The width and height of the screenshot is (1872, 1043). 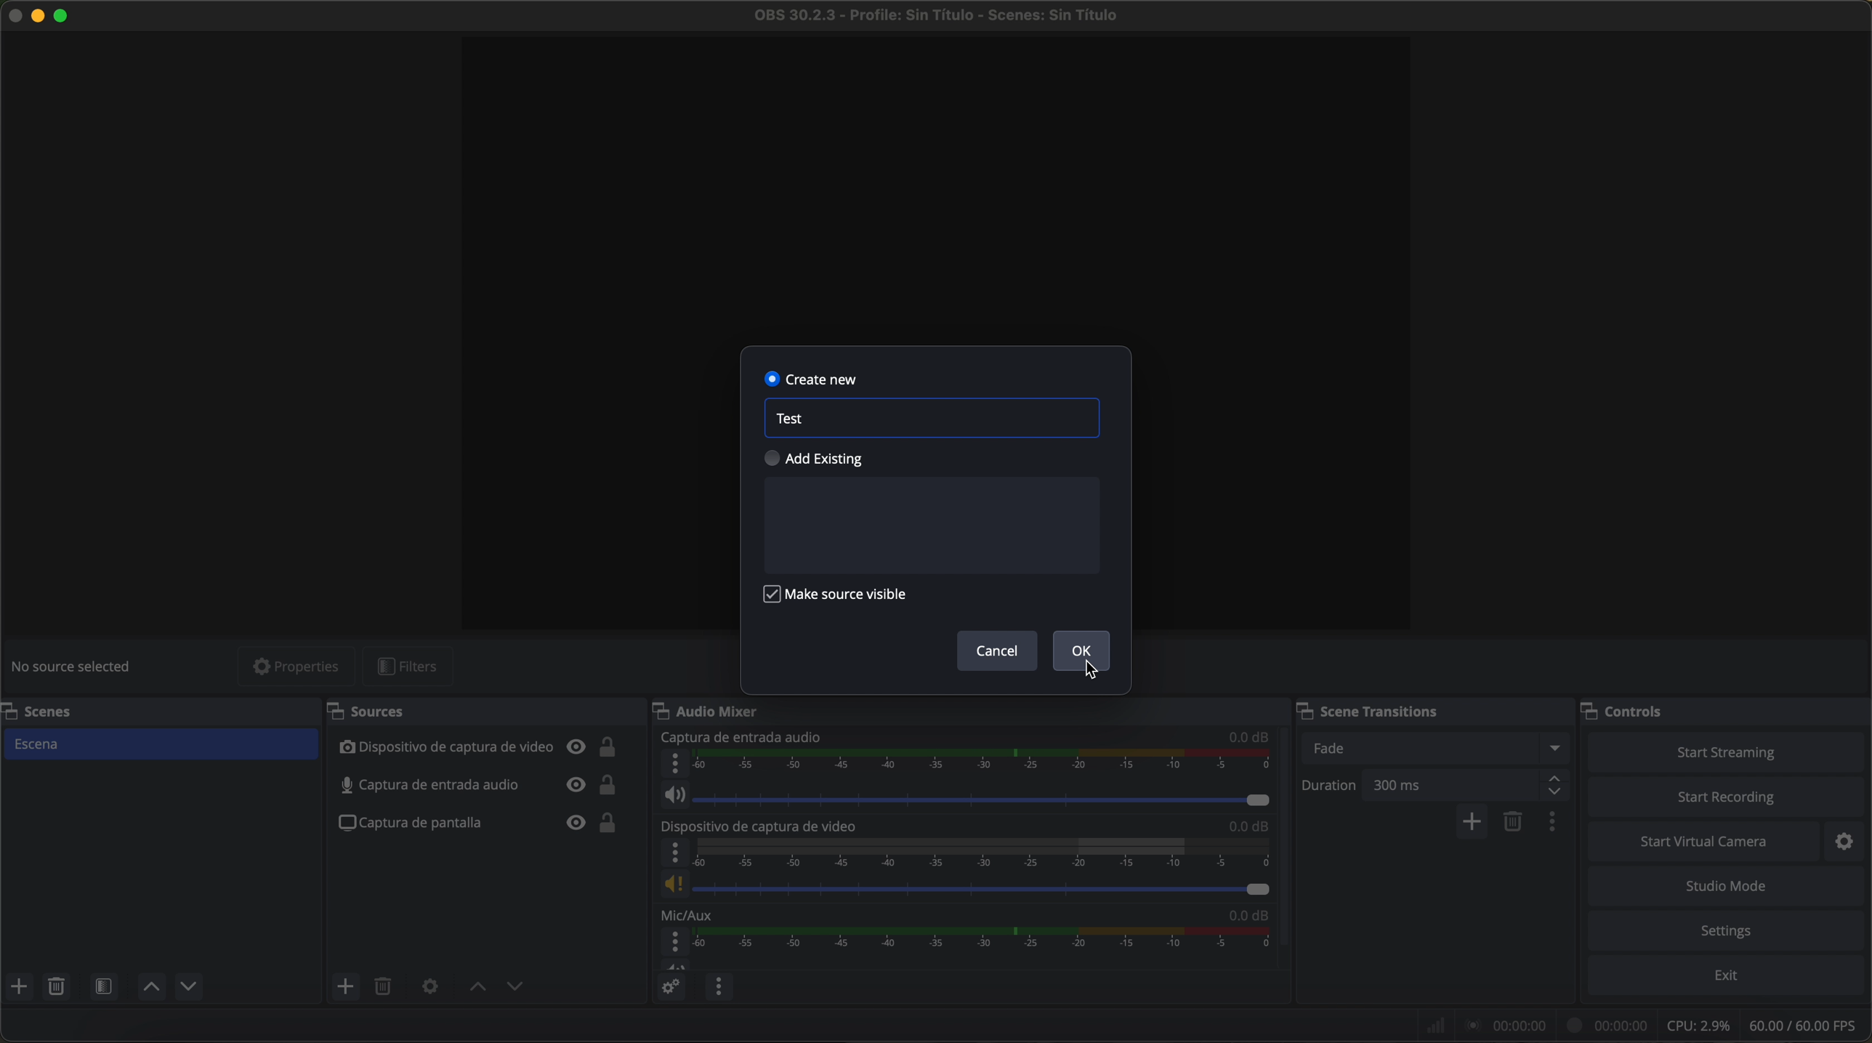 What do you see at coordinates (1730, 932) in the screenshot?
I see `settings` at bounding box center [1730, 932].